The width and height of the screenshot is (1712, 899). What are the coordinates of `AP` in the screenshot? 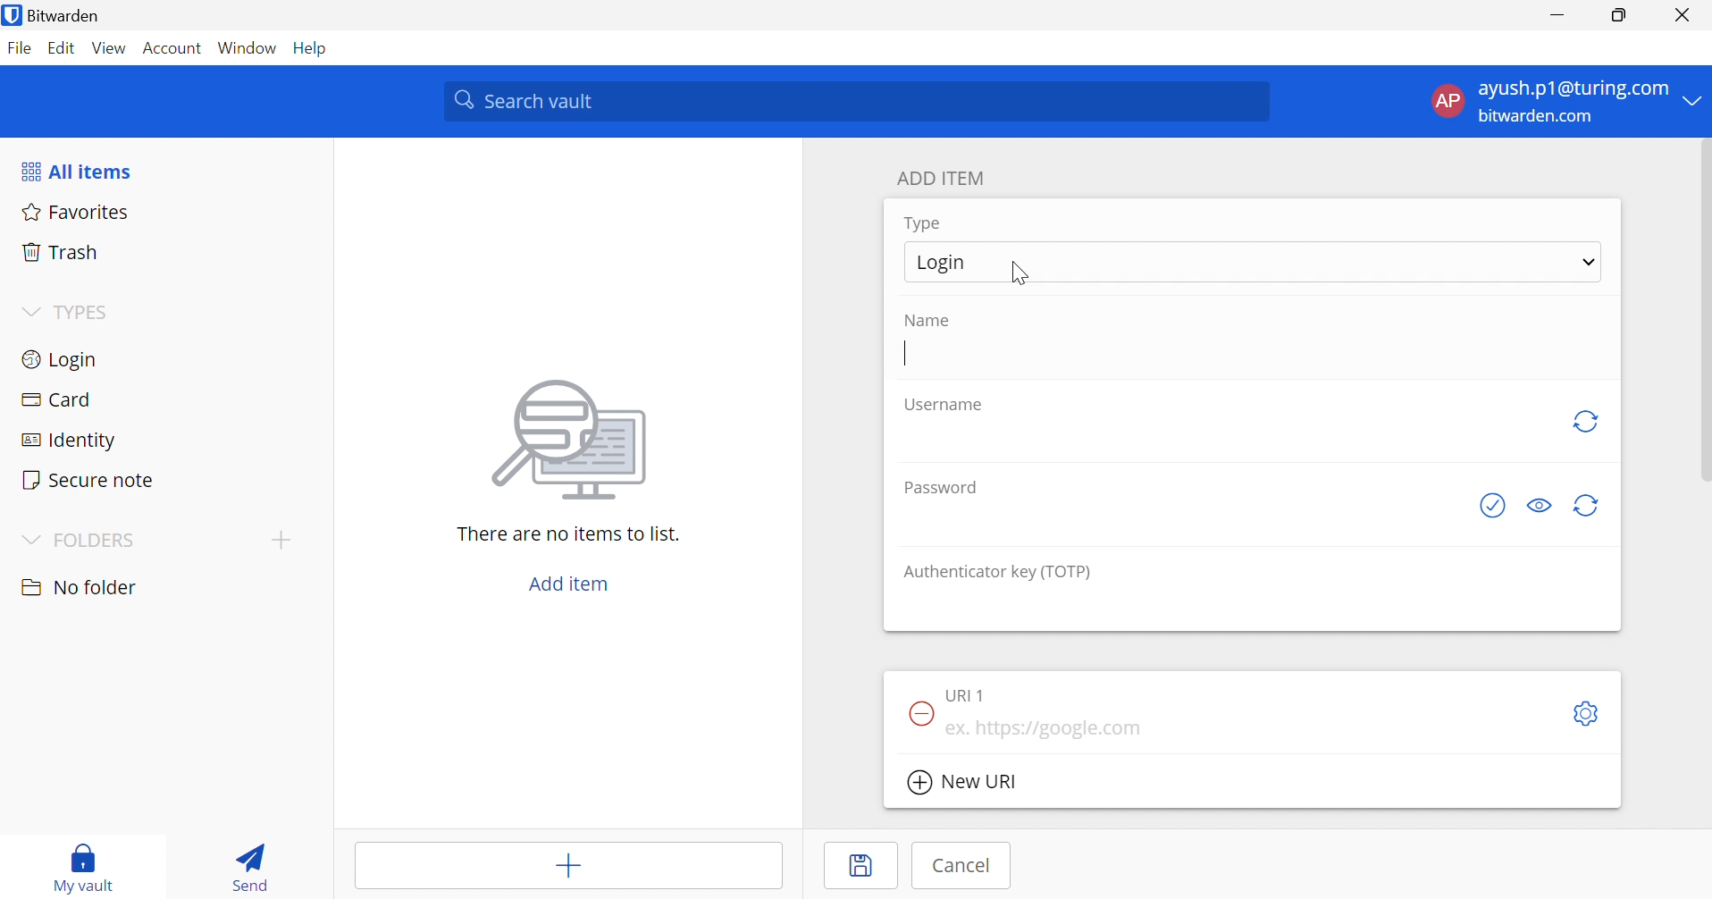 It's located at (1445, 100).